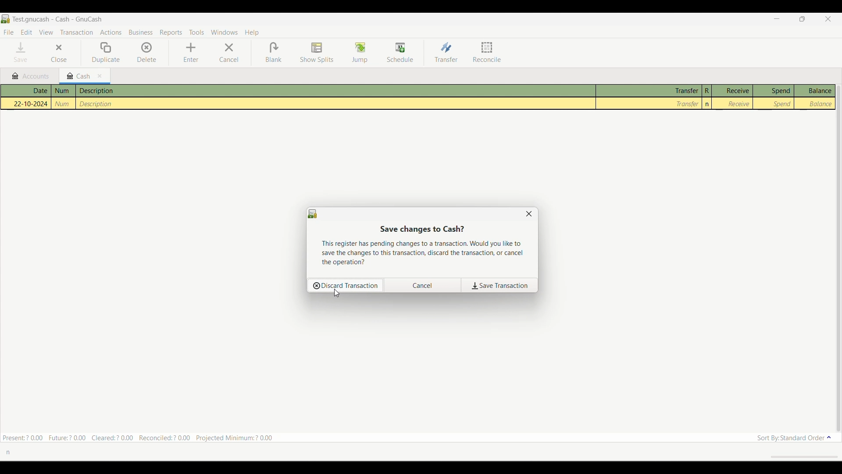 This screenshot has height=474, width=842. Describe the element at coordinates (422, 229) in the screenshot. I see `Save changes to Cash?` at that location.